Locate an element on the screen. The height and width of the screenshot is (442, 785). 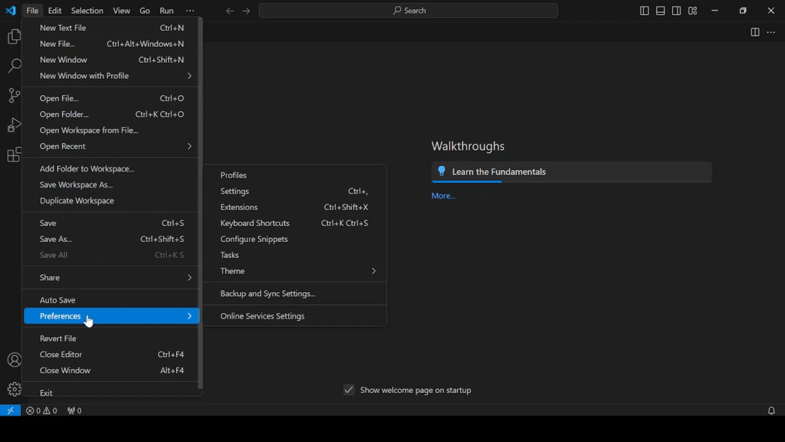
duplicate workspace is located at coordinates (78, 201).